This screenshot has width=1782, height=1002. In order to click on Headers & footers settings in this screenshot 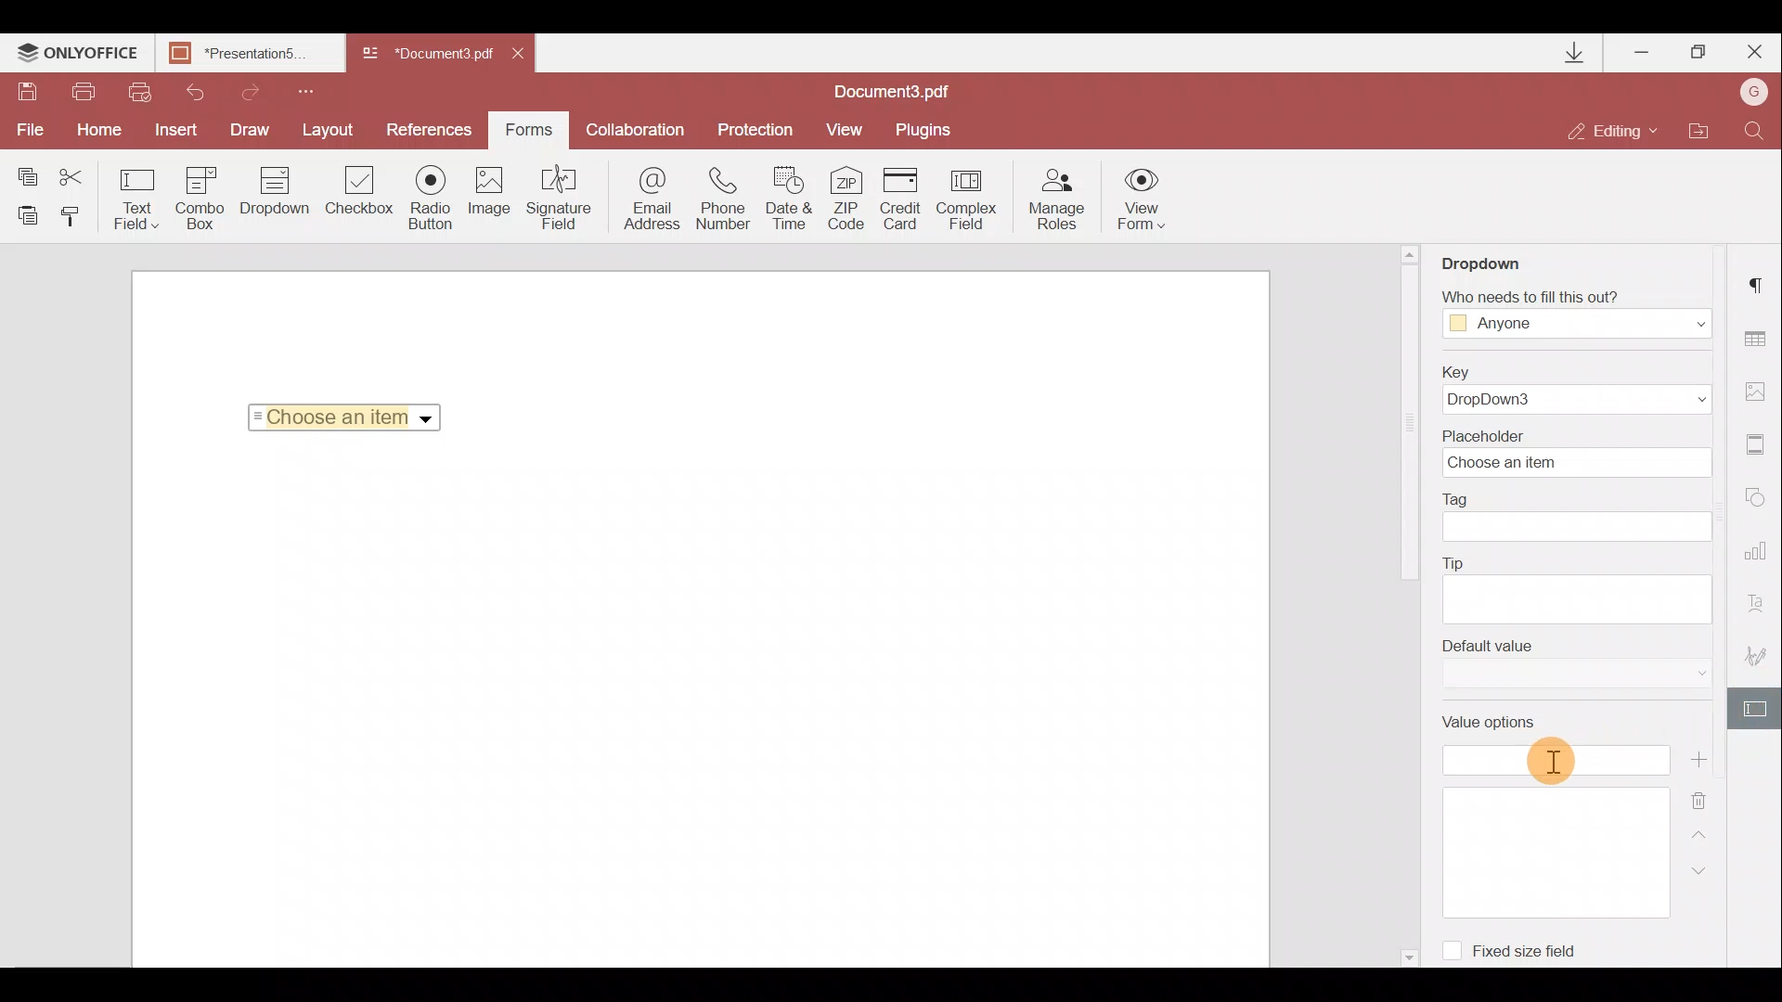, I will do `click(1761, 445)`.